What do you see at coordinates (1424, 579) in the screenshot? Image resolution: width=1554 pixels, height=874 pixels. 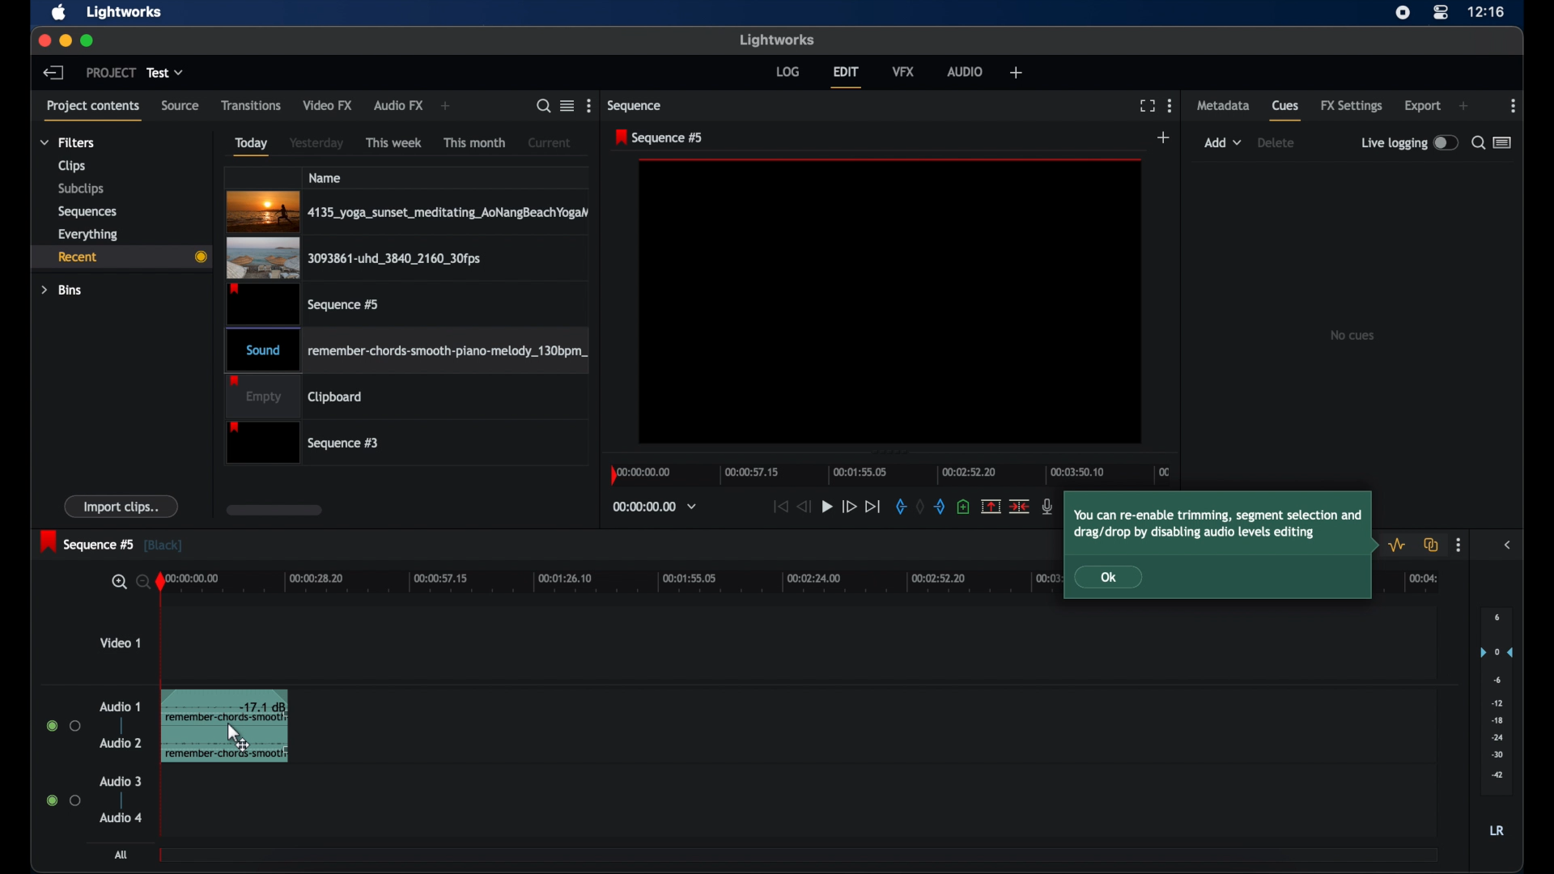 I see `00:04` at bounding box center [1424, 579].